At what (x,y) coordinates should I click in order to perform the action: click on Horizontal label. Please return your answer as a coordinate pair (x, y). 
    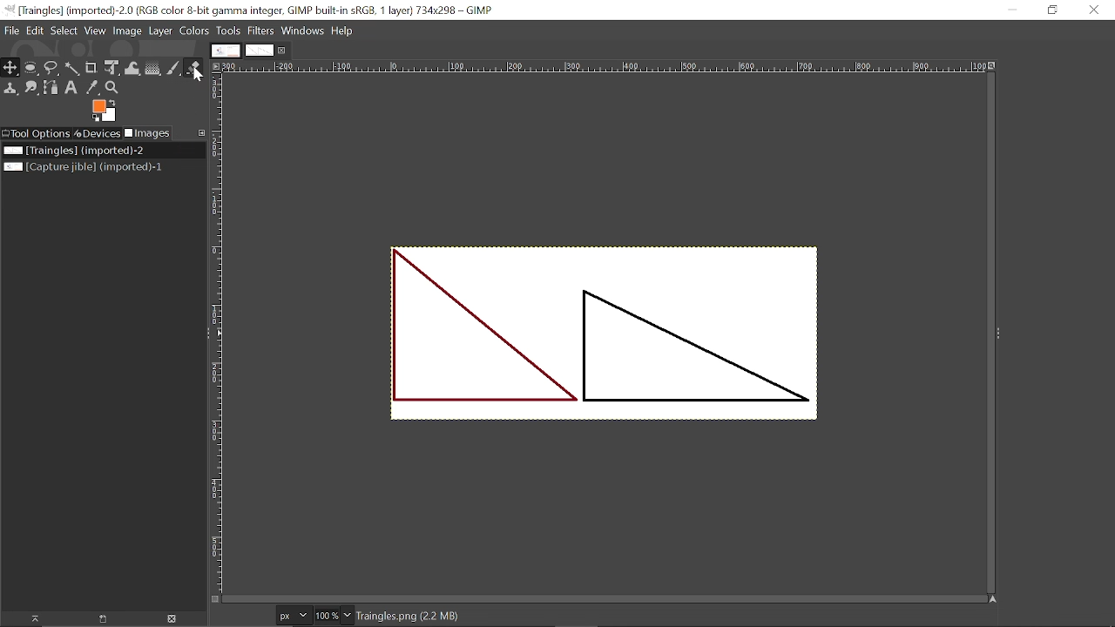
    Looking at the image, I should click on (606, 68).